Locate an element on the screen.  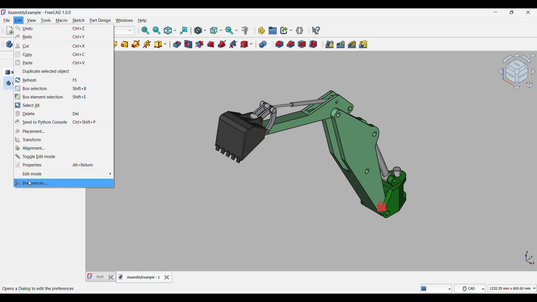
Paste is located at coordinates (64, 63).